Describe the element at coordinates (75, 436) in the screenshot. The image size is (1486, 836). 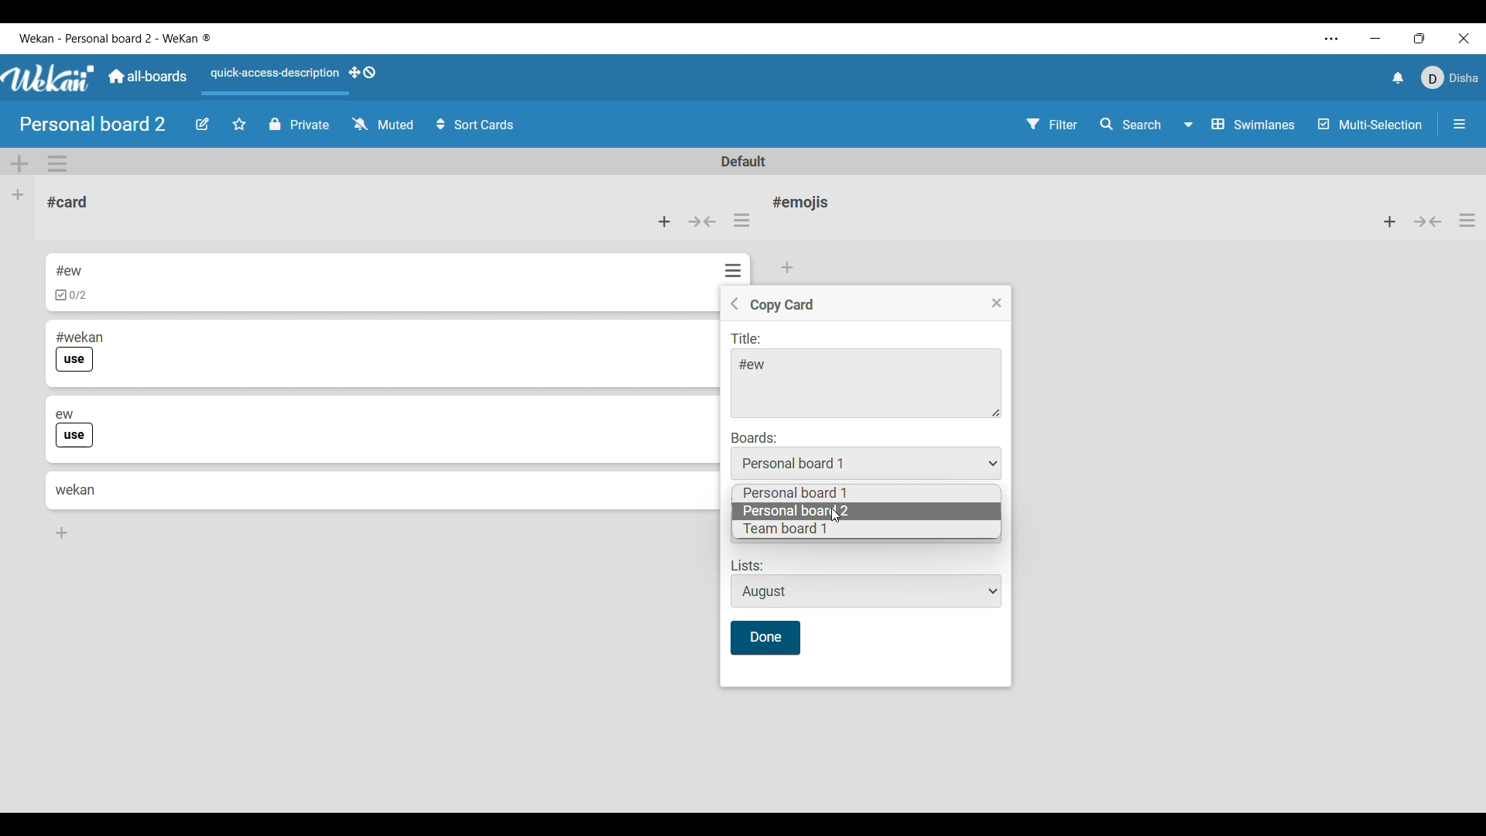
I see `Indicates use of label in card` at that location.